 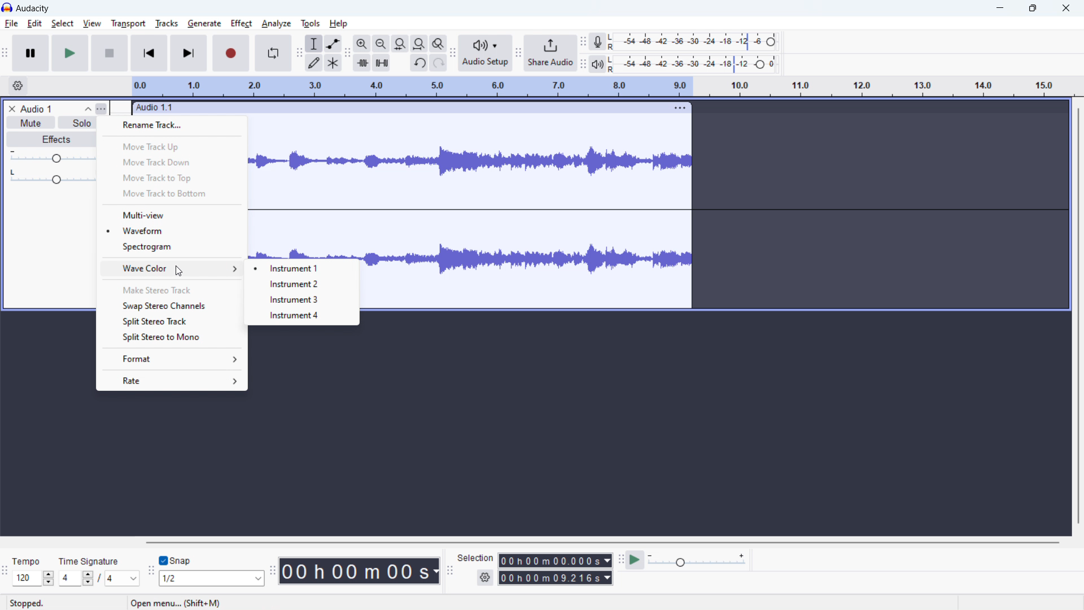 I want to click on minimize, so click(x=994, y=8).